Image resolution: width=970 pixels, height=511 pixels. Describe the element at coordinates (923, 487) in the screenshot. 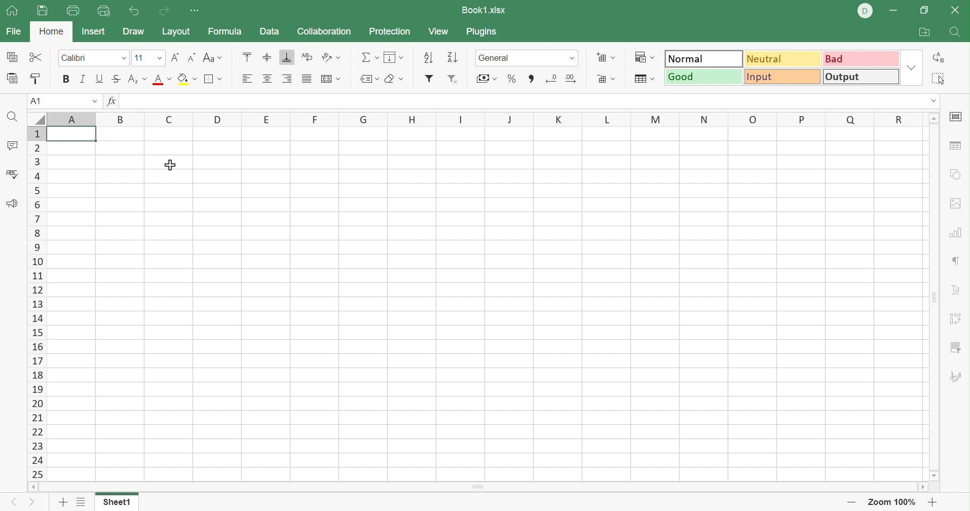

I see `Scroll right` at that location.